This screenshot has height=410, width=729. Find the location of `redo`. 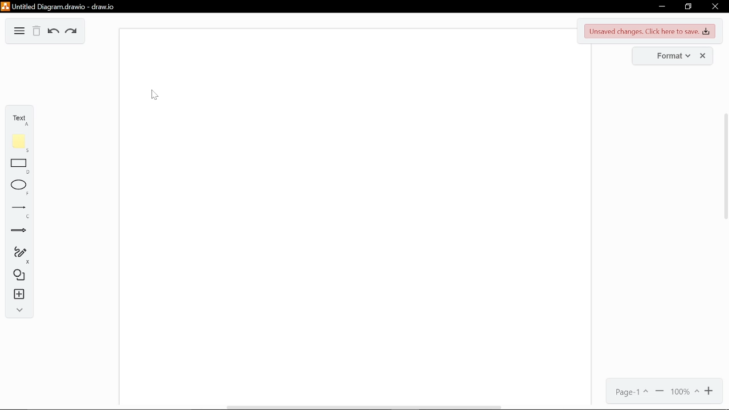

redo is located at coordinates (72, 32).